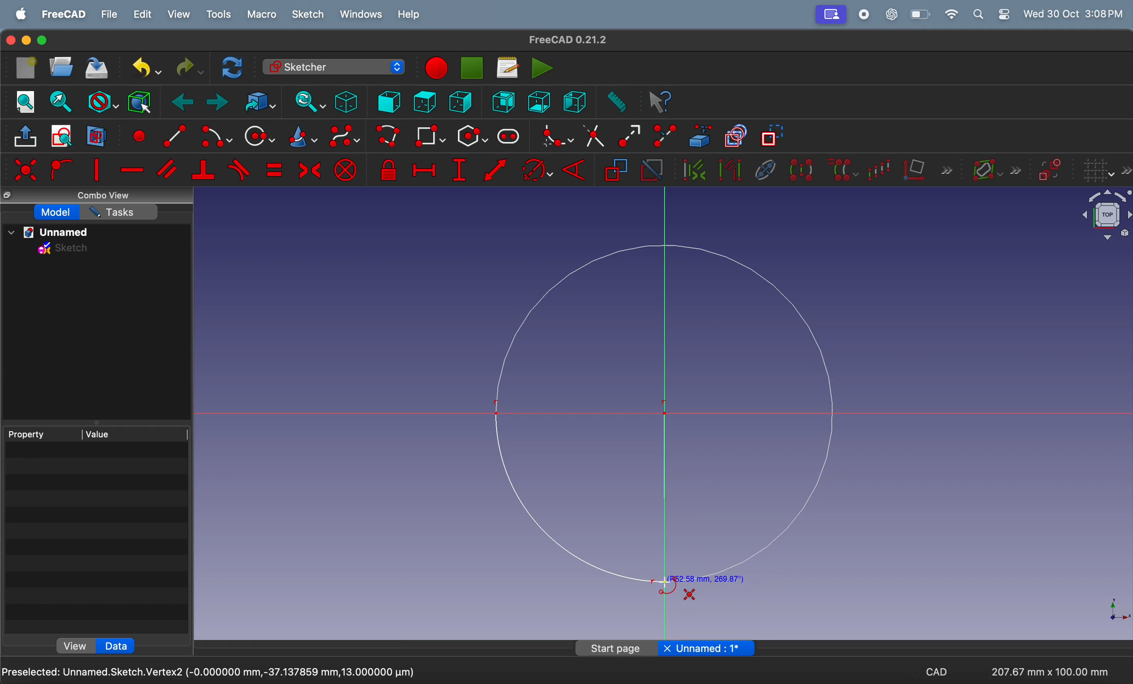  Describe the element at coordinates (56, 212) in the screenshot. I see `model task` at that location.